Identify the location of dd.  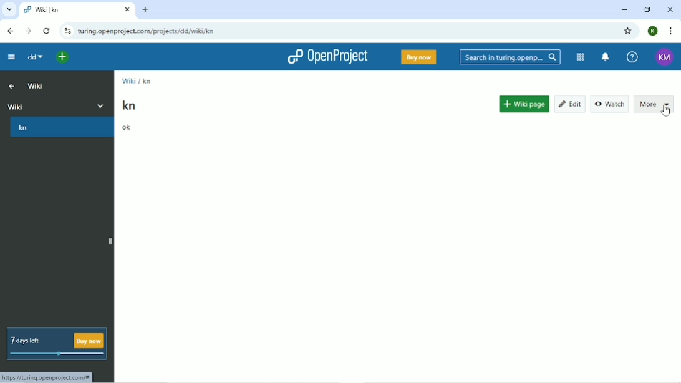
(34, 58).